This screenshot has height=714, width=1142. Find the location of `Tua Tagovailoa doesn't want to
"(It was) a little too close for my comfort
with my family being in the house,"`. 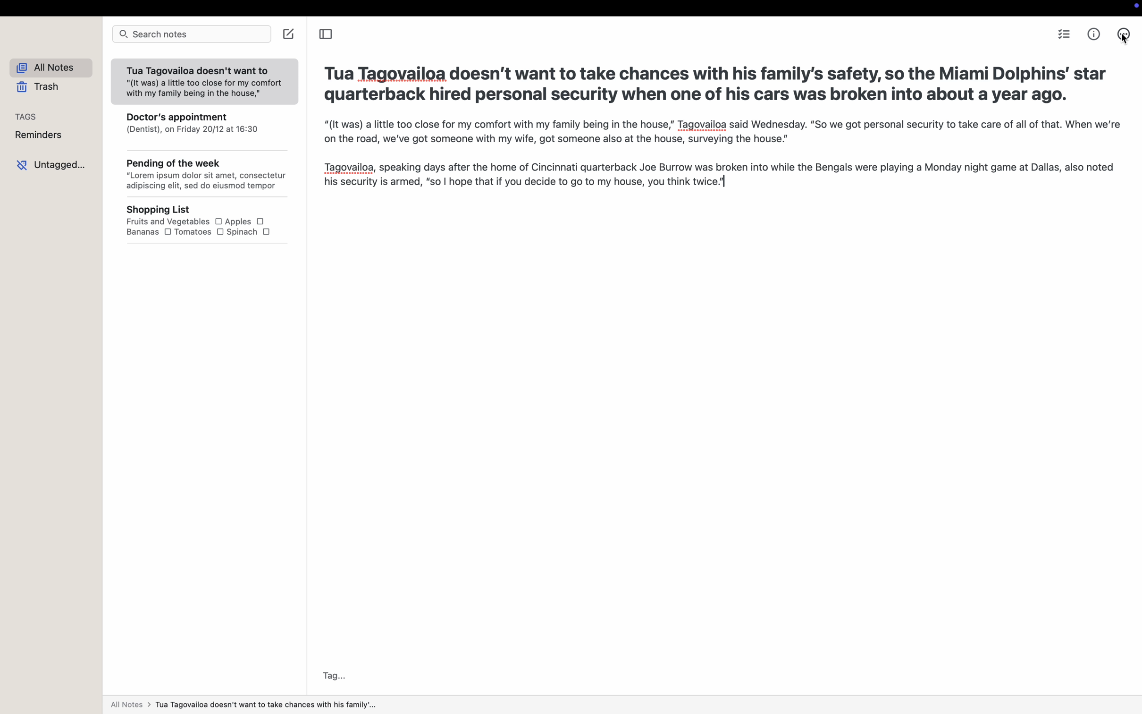

Tua Tagovailoa doesn't want to
"(It was) a little too close for my comfort
with my family being in the house," is located at coordinates (203, 83).